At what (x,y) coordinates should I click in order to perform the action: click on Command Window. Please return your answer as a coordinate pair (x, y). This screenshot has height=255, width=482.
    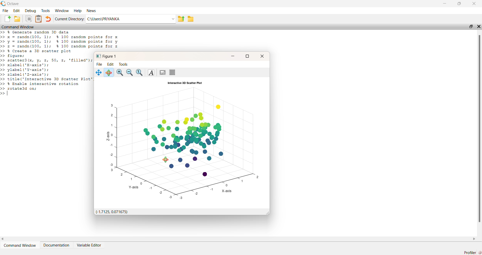
    Looking at the image, I should click on (19, 245).